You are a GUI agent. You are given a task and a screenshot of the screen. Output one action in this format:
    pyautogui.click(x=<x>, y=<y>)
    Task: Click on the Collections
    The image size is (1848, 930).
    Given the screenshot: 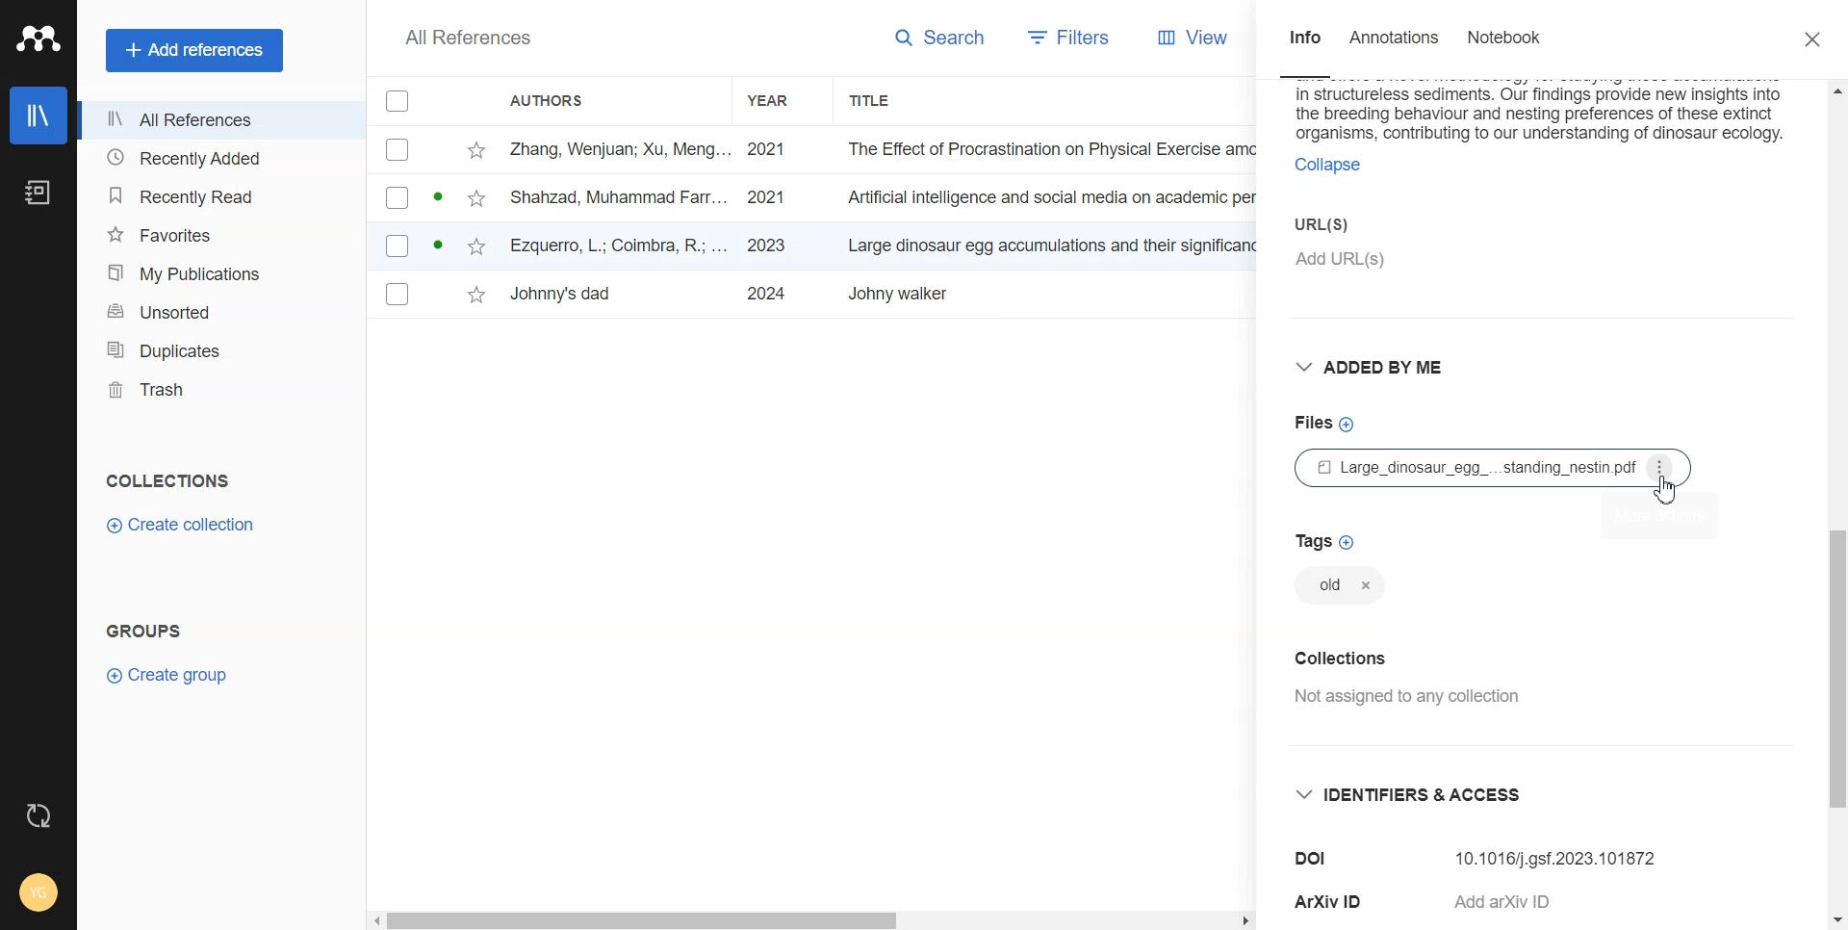 What is the action you would take?
    pyautogui.click(x=1344, y=656)
    